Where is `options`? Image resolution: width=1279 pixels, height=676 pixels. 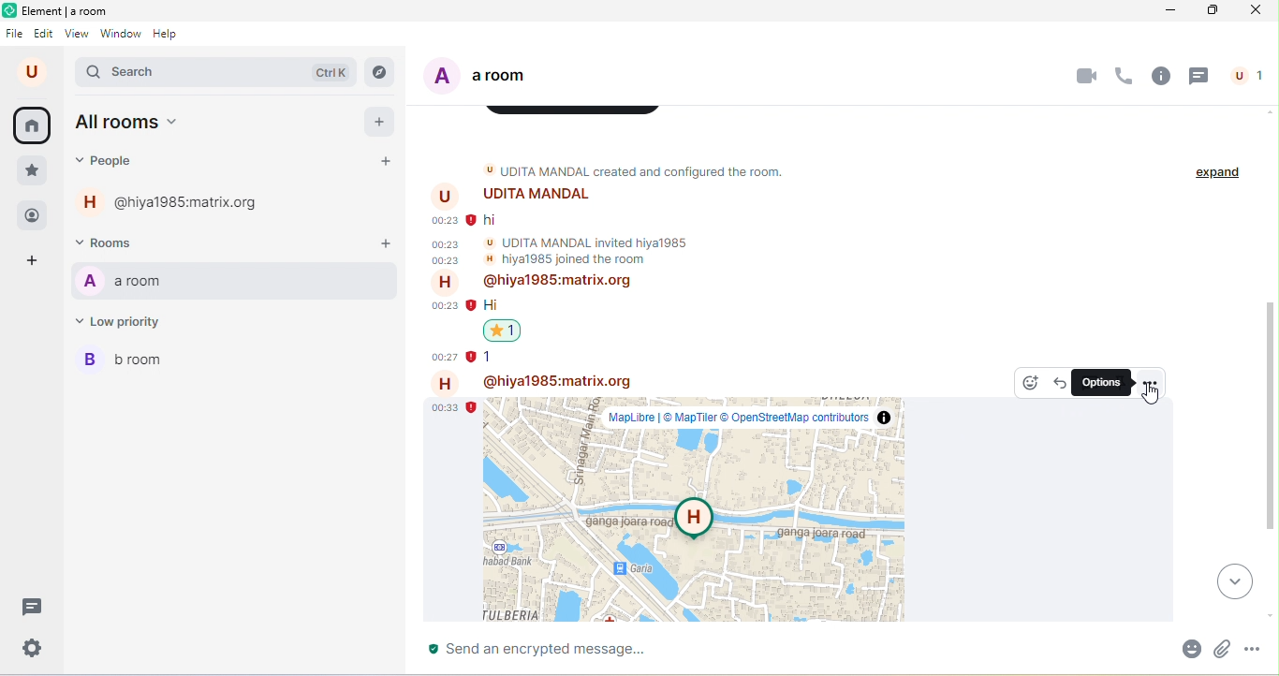 options is located at coordinates (358, 279).